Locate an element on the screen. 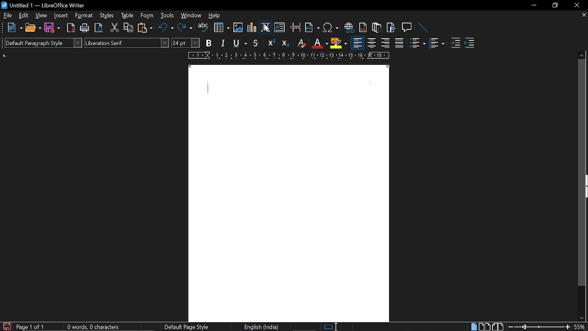 The height and width of the screenshot is (331, 588). format is located at coordinates (85, 16).